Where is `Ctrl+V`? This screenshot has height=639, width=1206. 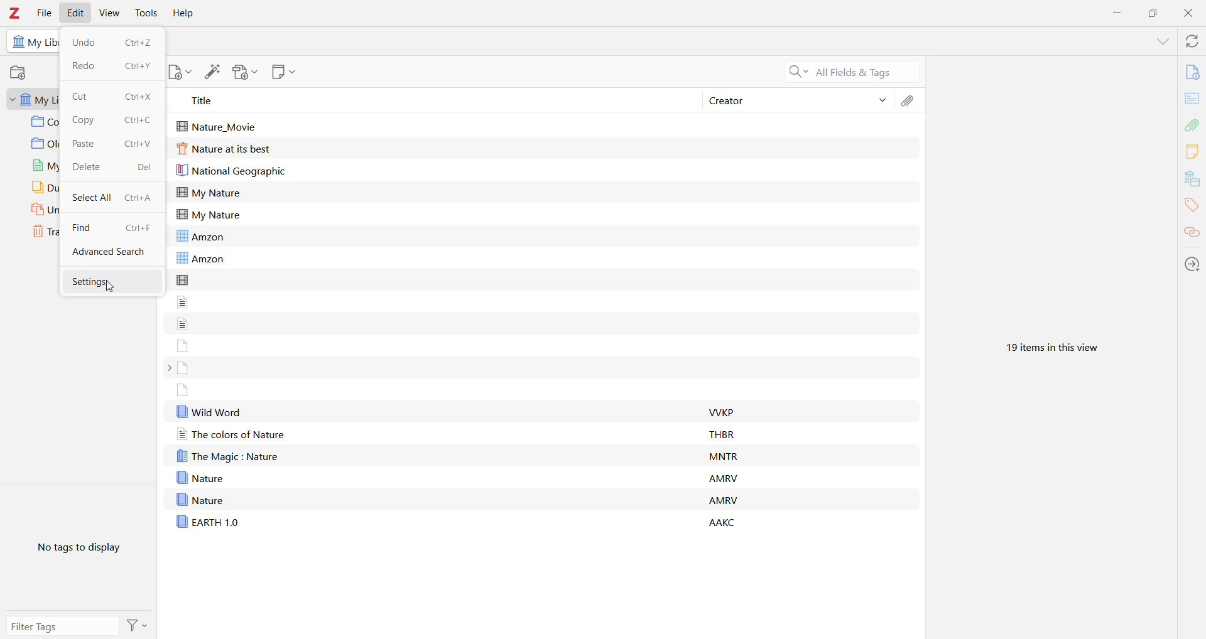 Ctrl+V is located at coordinates (139, 143).